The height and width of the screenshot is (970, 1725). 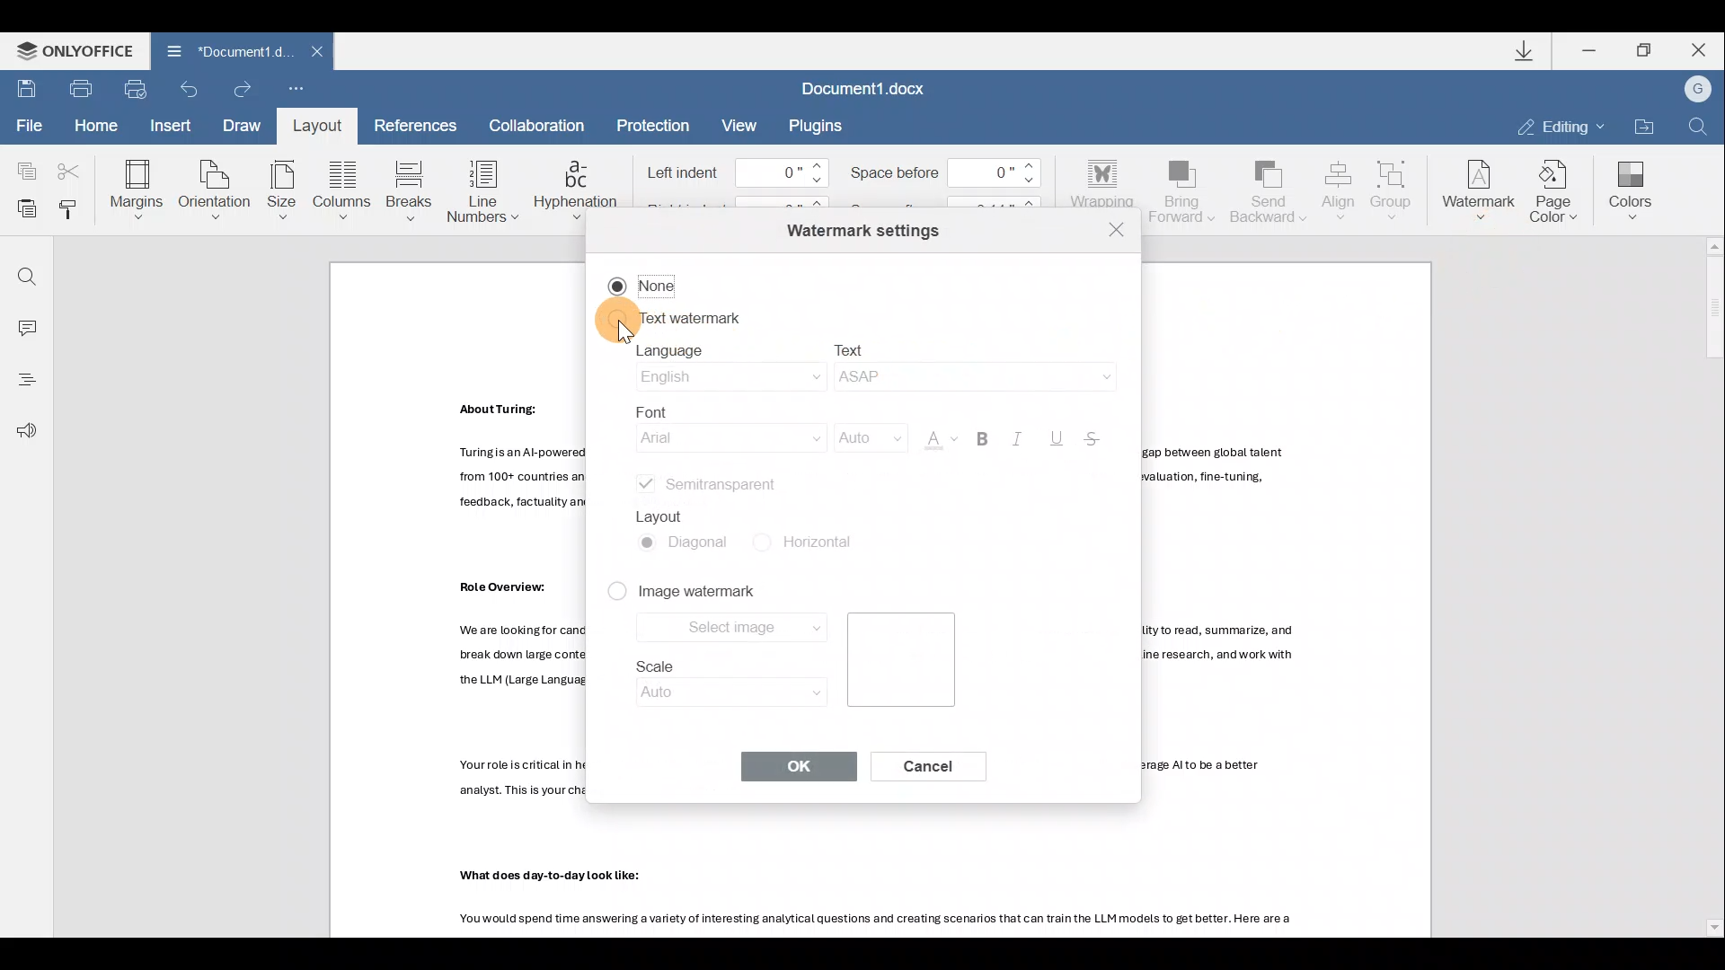 I want to click on Insert, so click(x=173, y=128).